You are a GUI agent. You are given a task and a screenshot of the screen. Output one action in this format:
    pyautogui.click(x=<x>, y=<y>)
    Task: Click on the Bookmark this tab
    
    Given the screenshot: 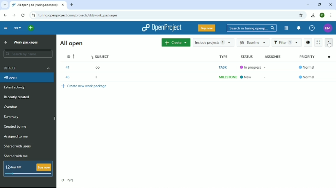 What is the action you would take?
    pyautogui.click(x=302, y=15)
    